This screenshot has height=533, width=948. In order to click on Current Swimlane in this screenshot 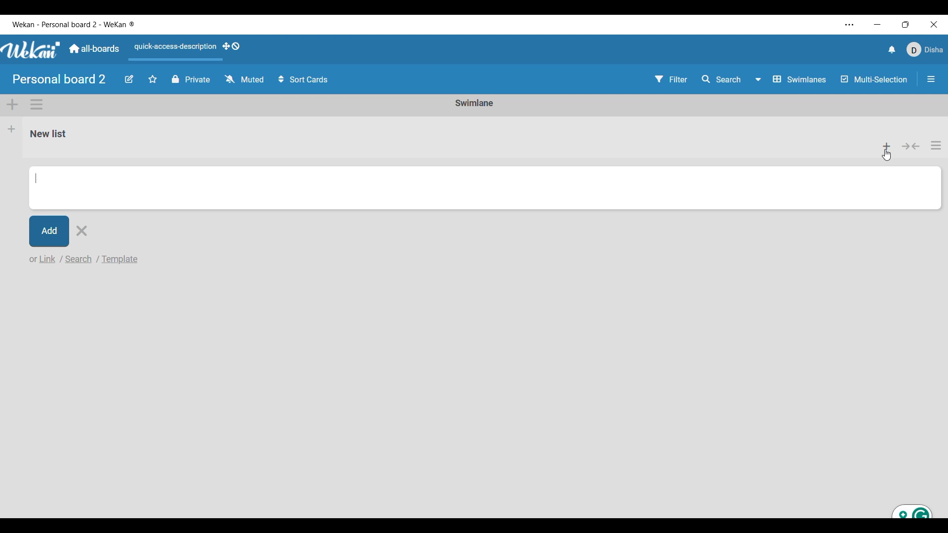, I will do `click(474, 103)`.